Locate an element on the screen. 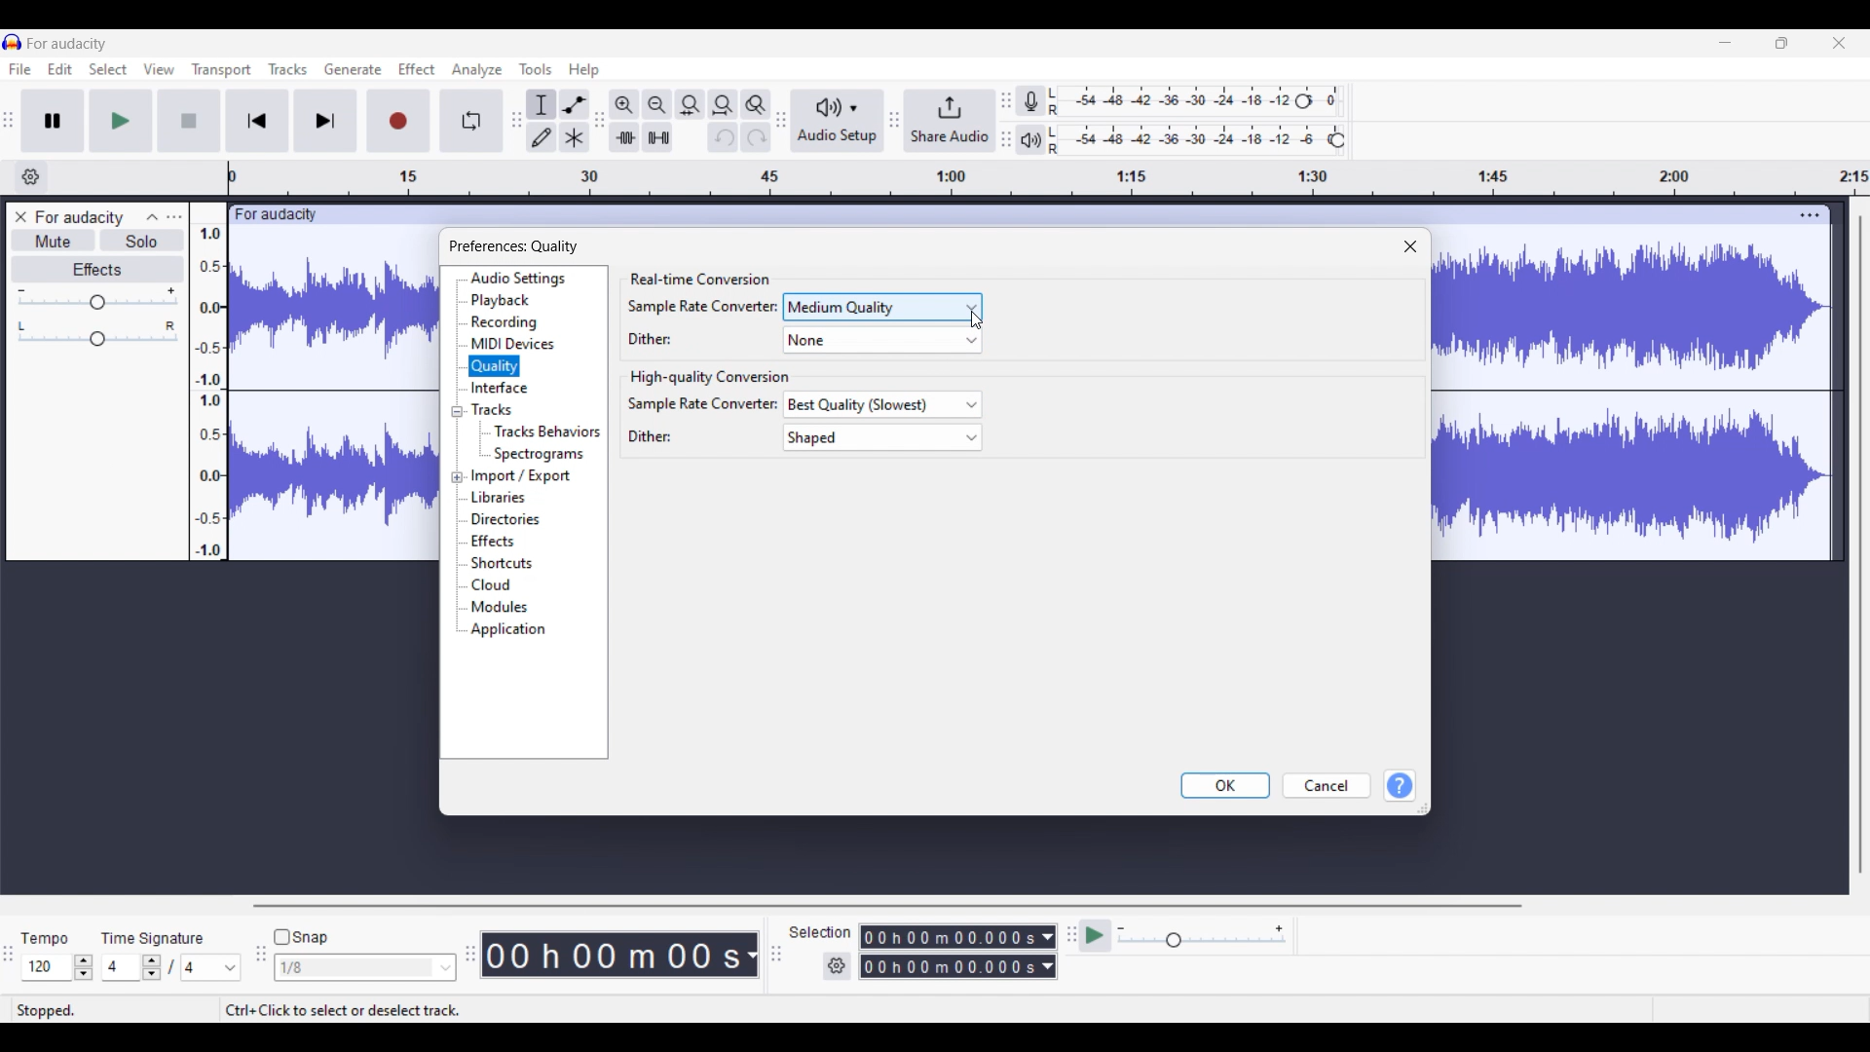 The image size is (1870, 1052). Redo is located at coordinates (756, 137).